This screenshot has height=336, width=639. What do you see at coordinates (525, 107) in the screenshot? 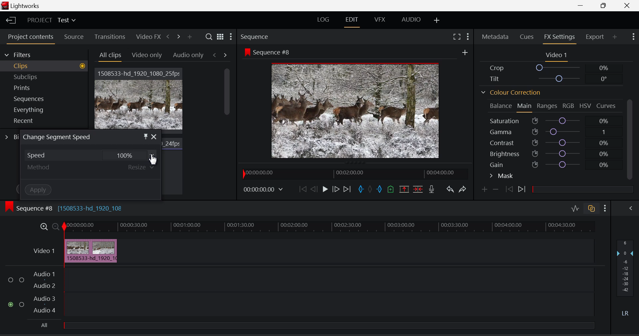
I see `Main Tab Open` at bounding box center [525, 107].